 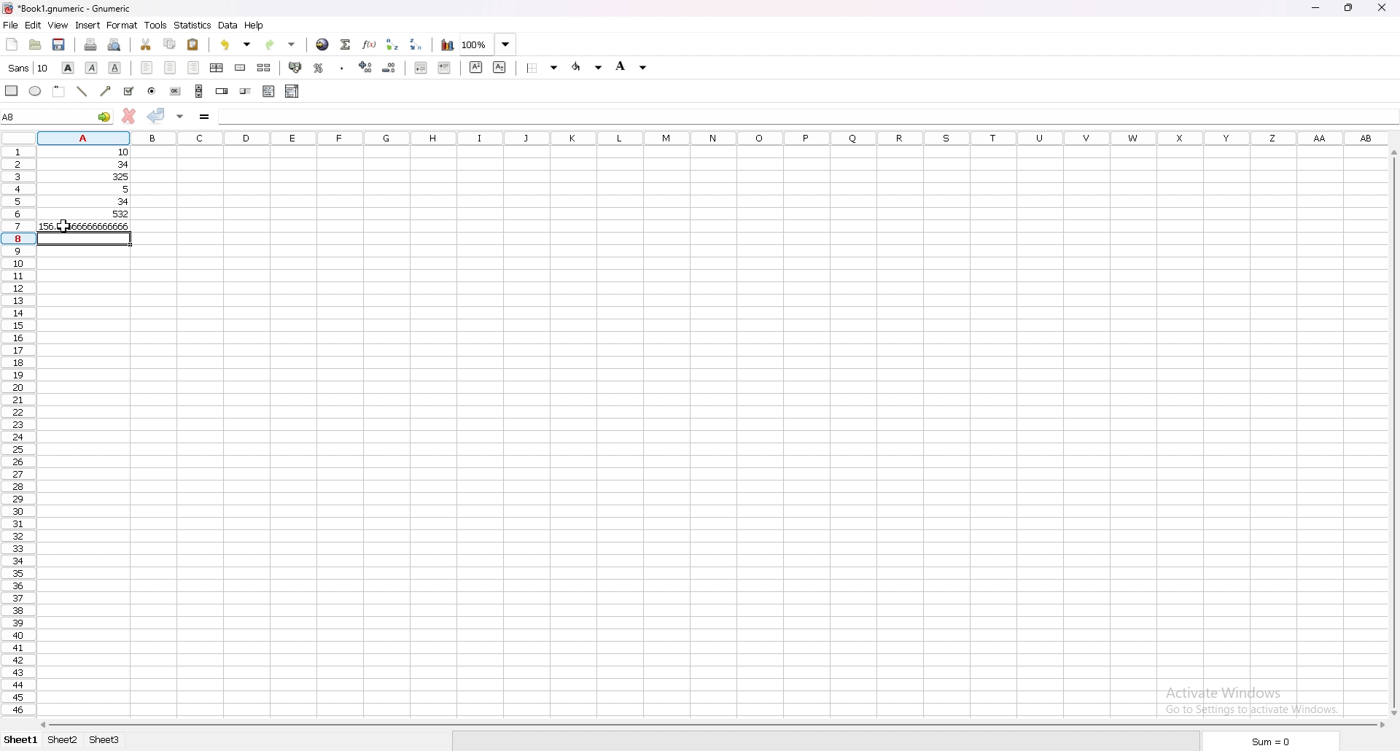 I want to click on center, so click(x=171, y=67).